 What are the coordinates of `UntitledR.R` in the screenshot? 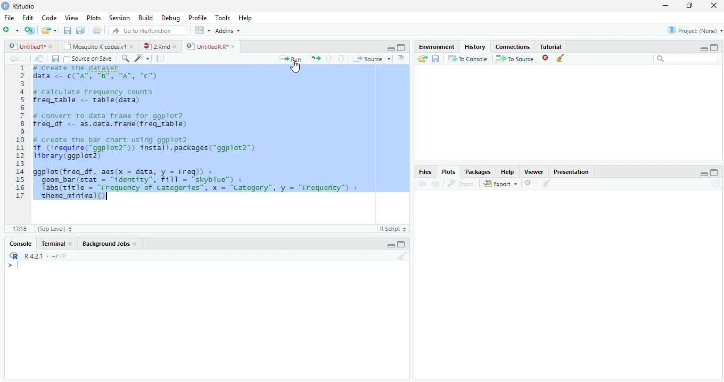 It's located at (211, 46).